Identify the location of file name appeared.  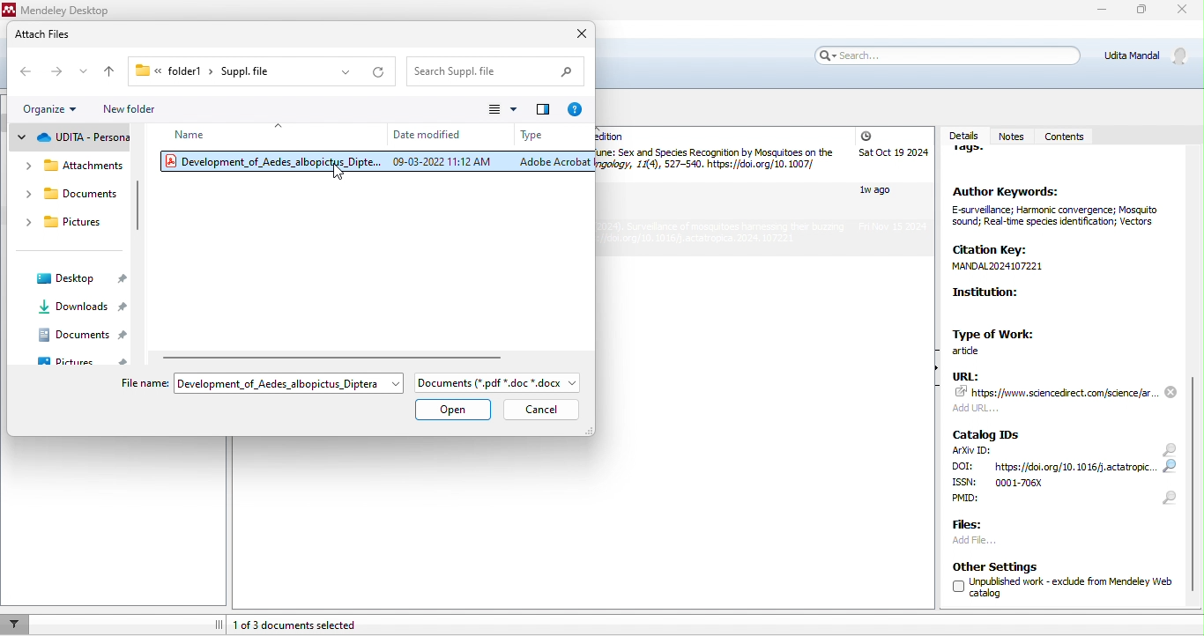
(272, 382).